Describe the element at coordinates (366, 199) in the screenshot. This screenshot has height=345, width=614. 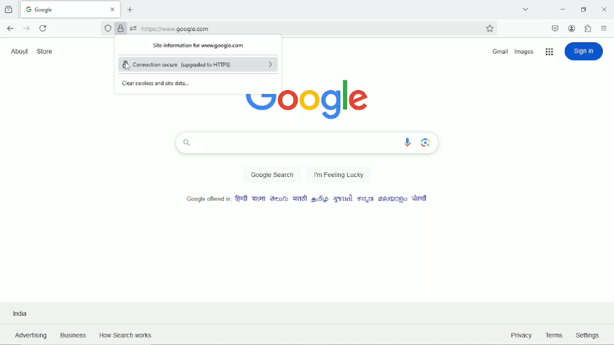
I see `language` at that location.